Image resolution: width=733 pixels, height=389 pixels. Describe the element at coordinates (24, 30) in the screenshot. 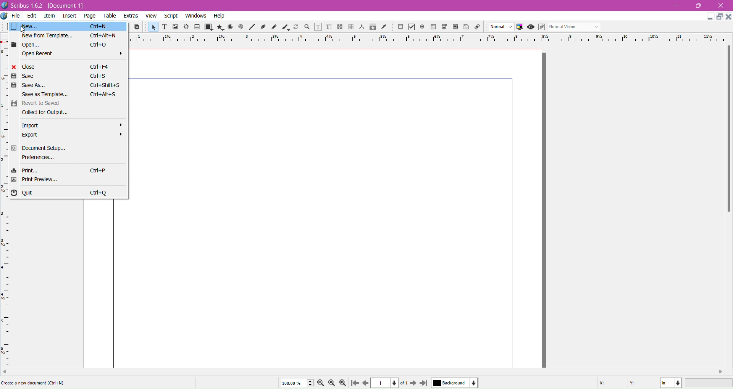

I see `cursor` at that location.